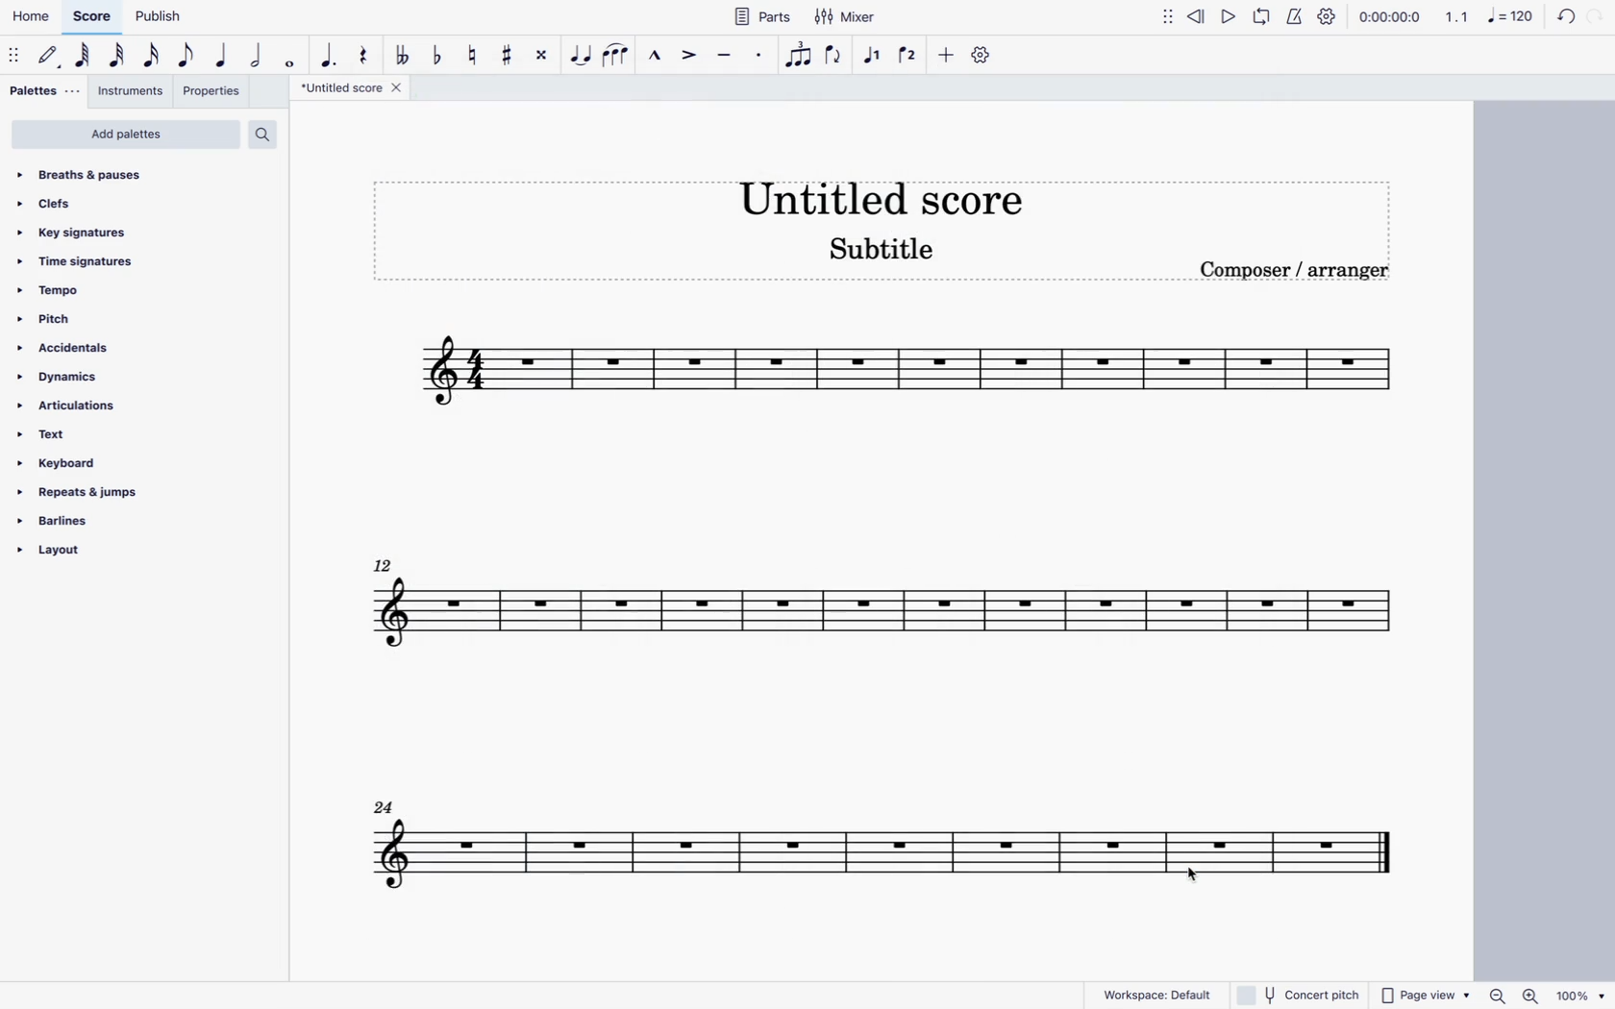  I want to click on eighth note, so click(187, 59).